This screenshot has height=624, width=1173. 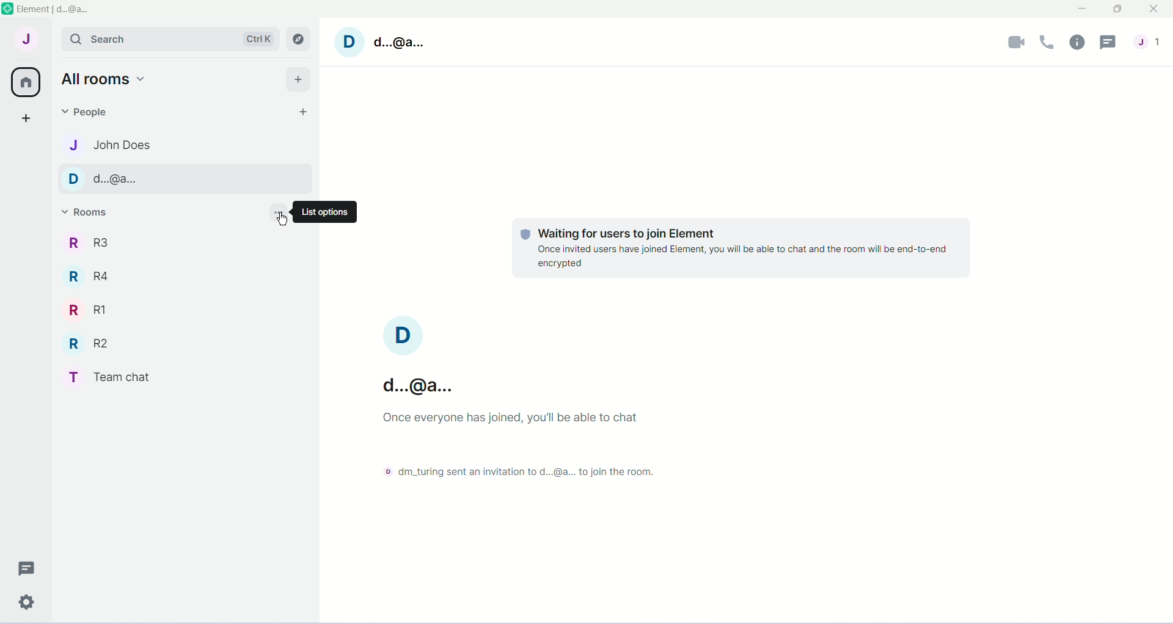 What do you see at coordinates (333, 212) in the screenshot?
I see `List Options` at bounding box center [333, 212].